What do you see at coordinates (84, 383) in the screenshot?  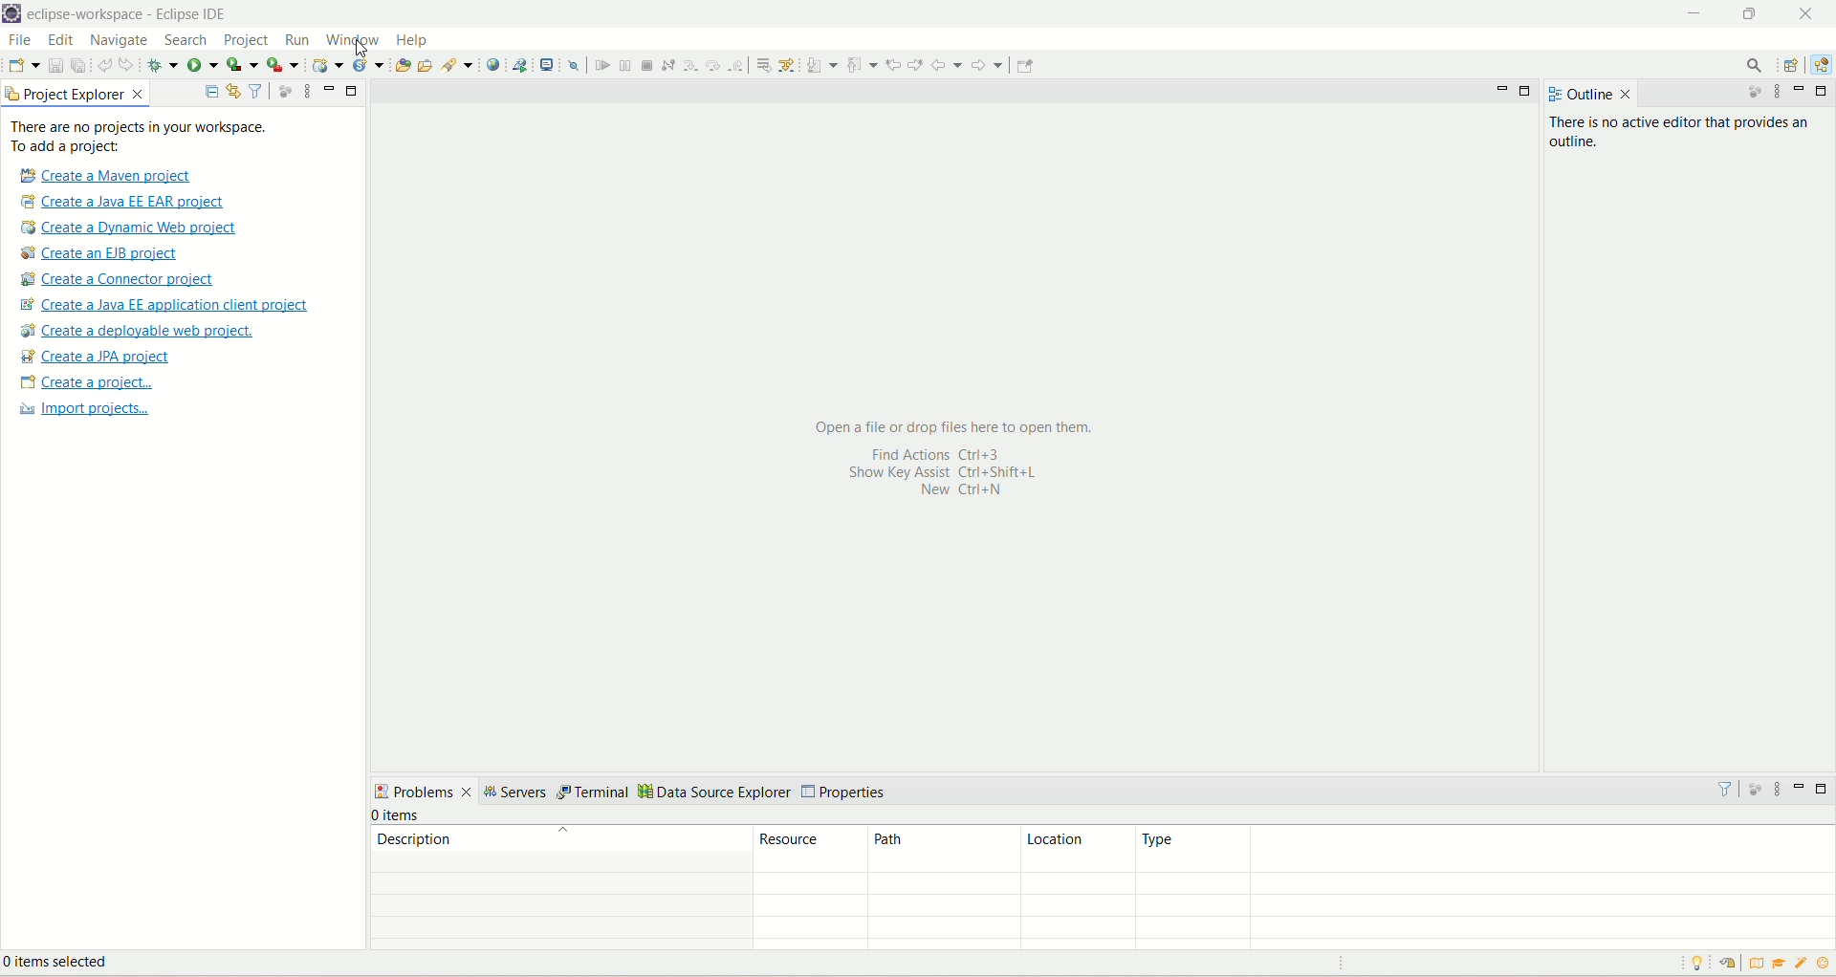 I see `create a project` at bounding box center [84, 383].